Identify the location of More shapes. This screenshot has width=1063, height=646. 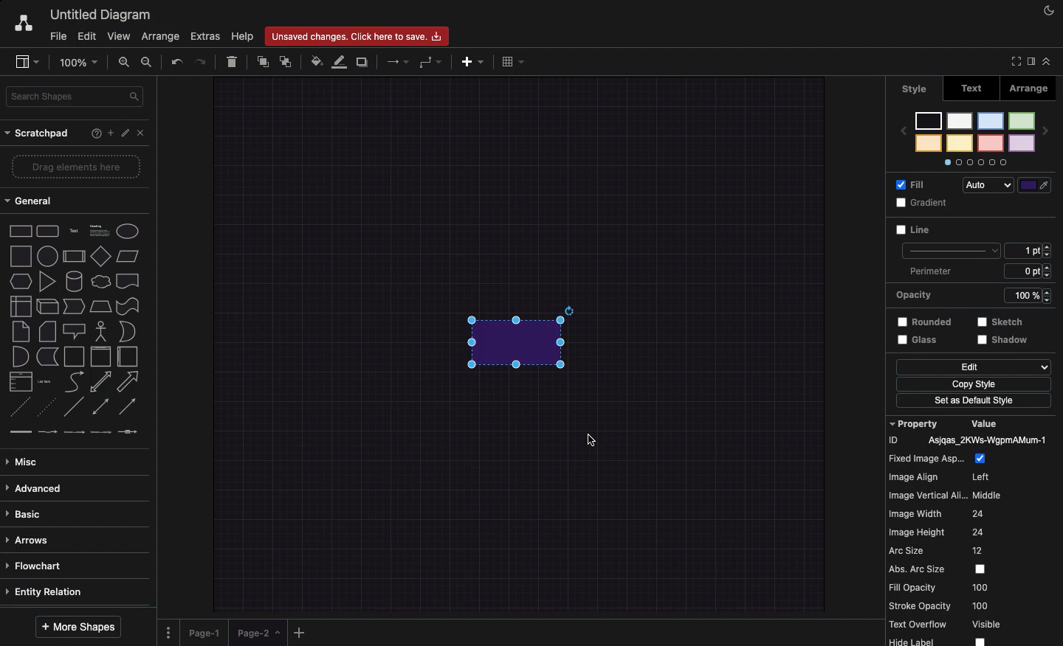
(80, 624).